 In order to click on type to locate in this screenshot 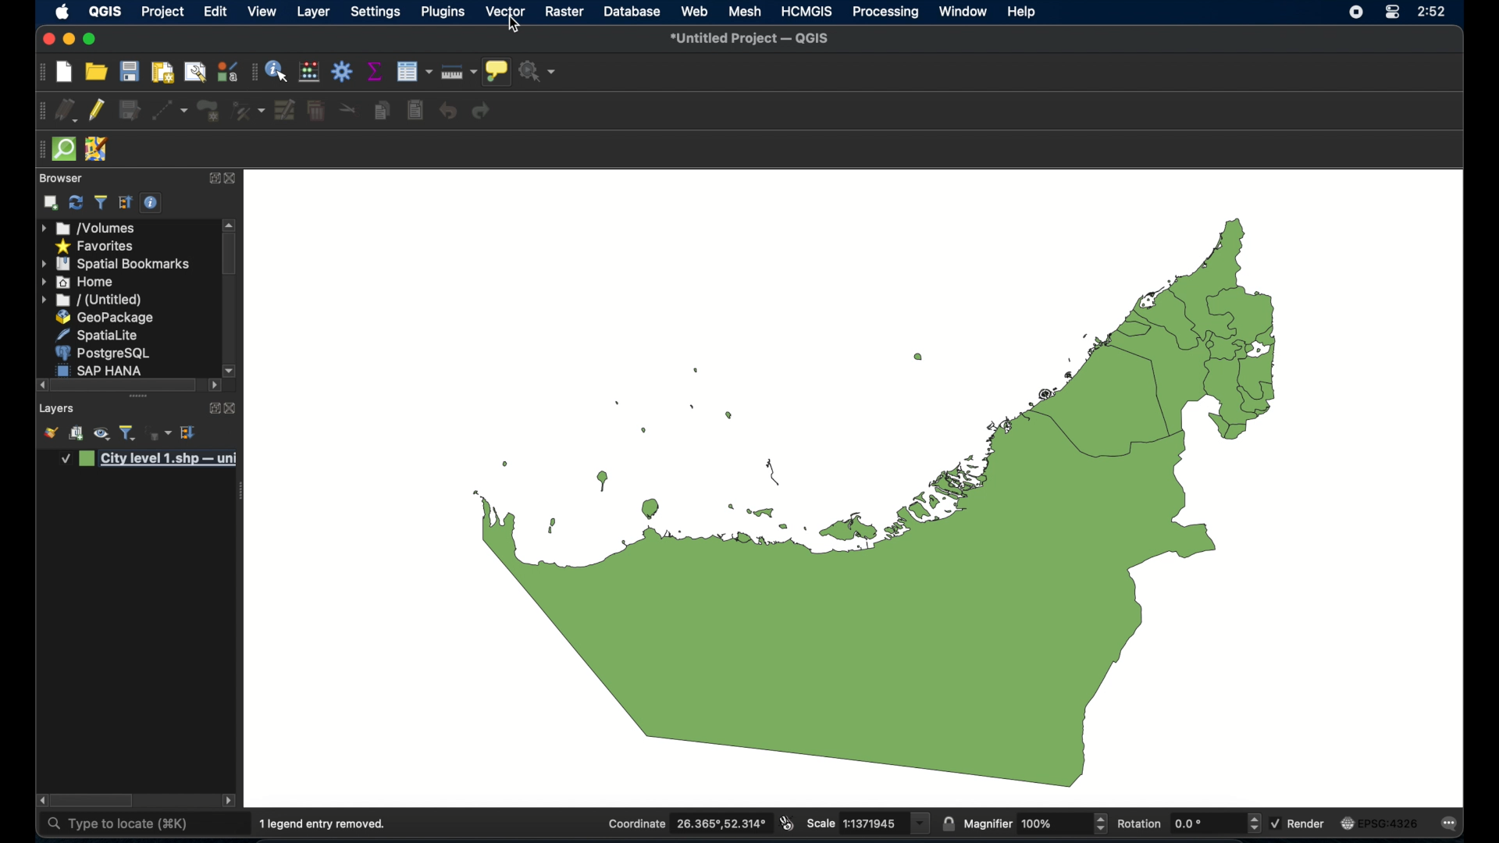, I will do `click(116, 824)`.